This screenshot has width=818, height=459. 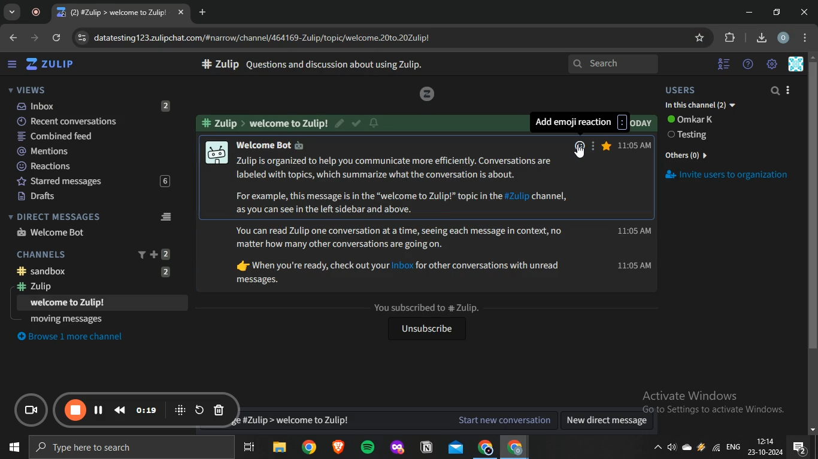 What do you see at coordinates (690, 90) in the screenshot?
I see `users` at bounding box center [690, 90].